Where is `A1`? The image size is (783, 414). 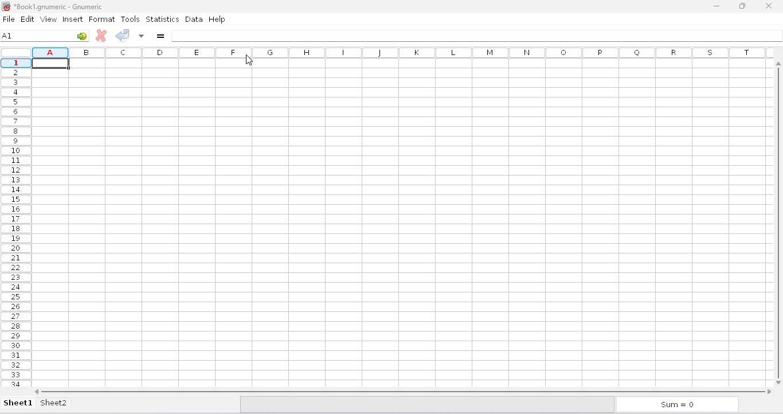
A1 is located at coordinates (34, 36).